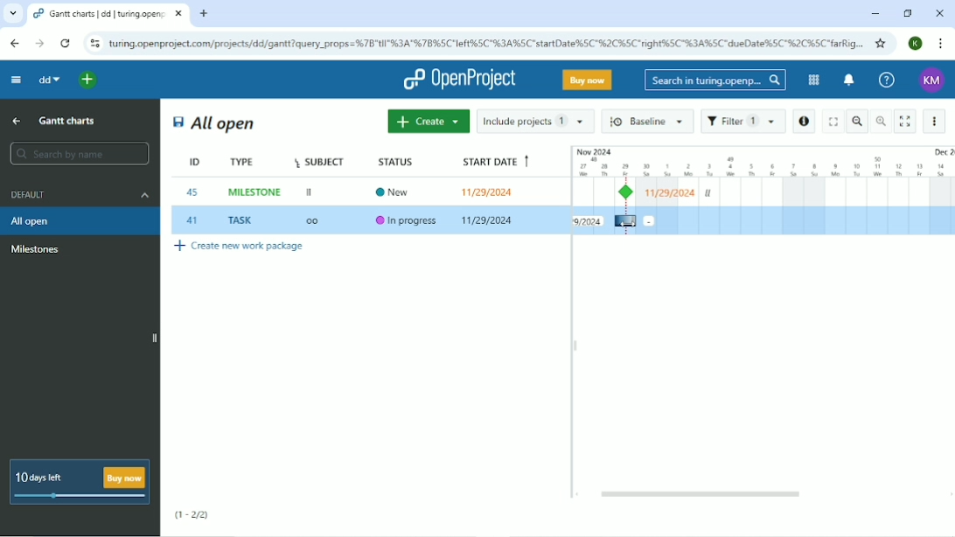 The image size is (955, 537). Describe the element at coordinates (78, 153) in the screenshot. I see `Search by name` at that location.